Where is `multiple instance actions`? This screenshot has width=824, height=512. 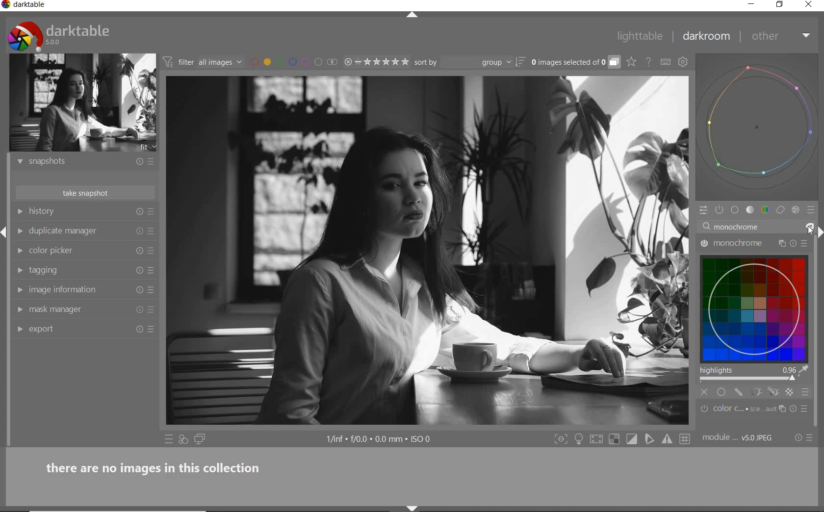
multiple instance actions is located at coordinates (784, 409).